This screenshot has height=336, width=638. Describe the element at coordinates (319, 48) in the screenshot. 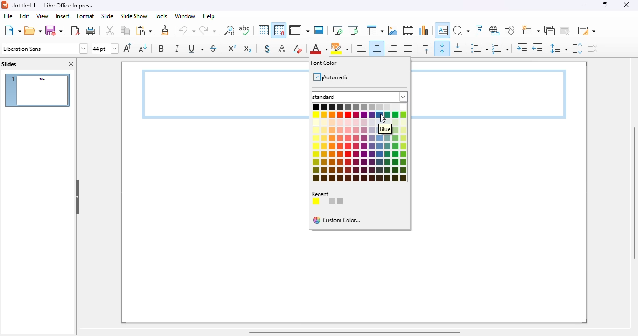

I see `font color` at that location.